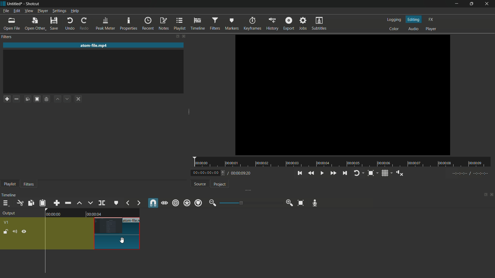  Describe the element at coordinates (300, 173) in the screenshot. I see `skip to the previous point` at that location.